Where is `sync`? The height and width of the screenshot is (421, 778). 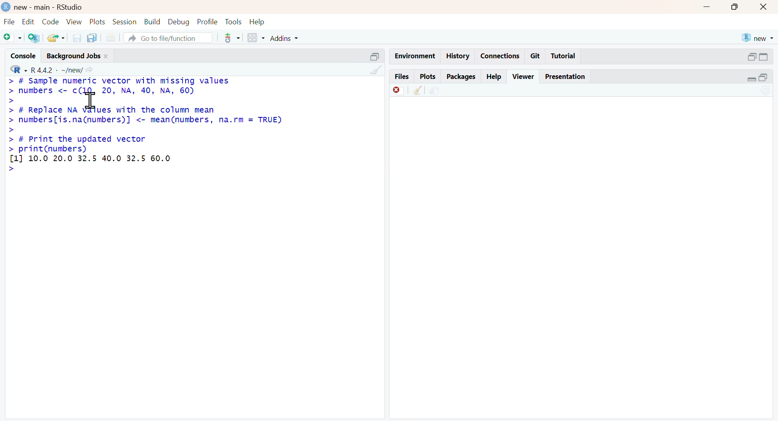
sync is located at coordinates (765, 91).